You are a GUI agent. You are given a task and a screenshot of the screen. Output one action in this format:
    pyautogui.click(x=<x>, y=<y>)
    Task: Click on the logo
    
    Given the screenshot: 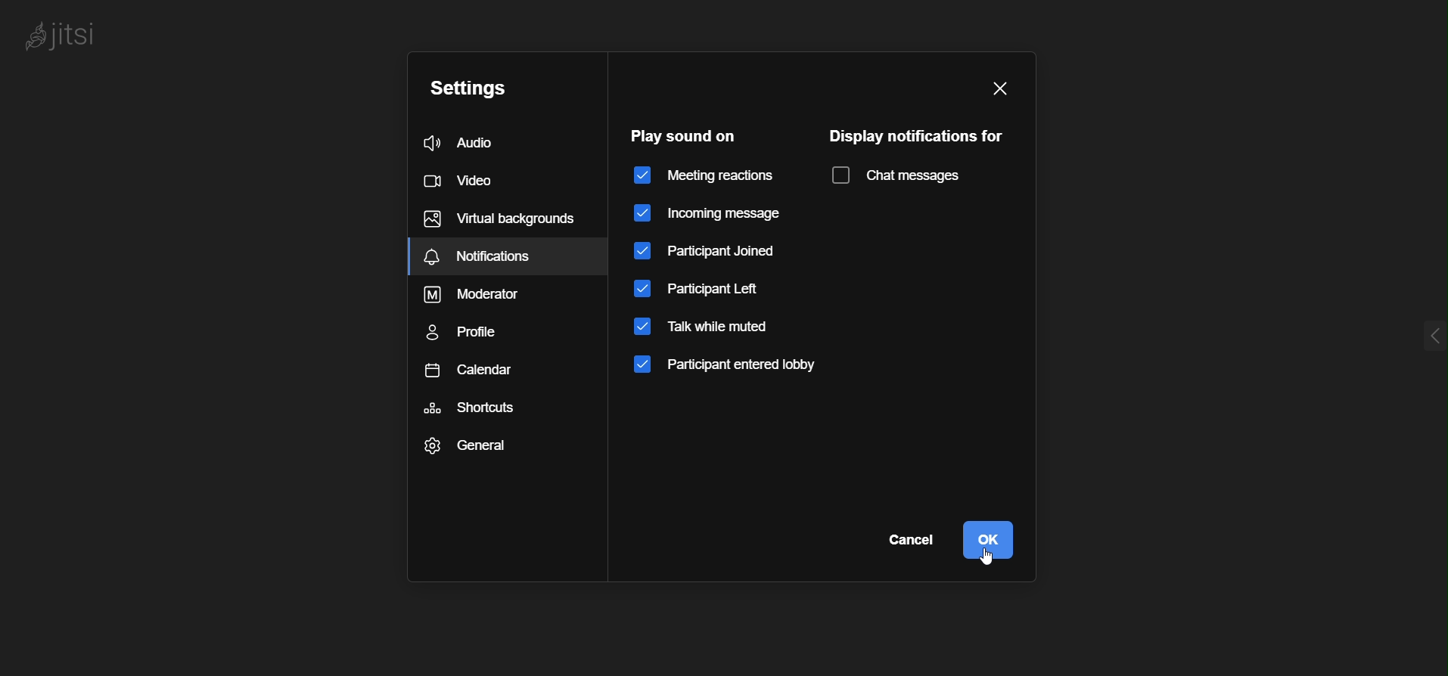 What is the action you would take?
    pyautogui.click(x=82, y=32)
    